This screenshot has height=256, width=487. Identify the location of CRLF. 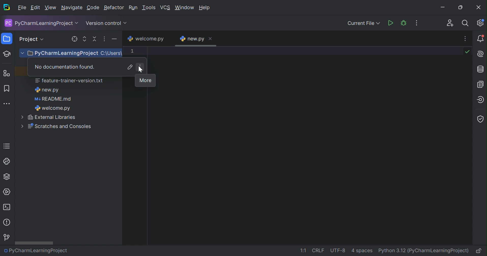
(318, 251).